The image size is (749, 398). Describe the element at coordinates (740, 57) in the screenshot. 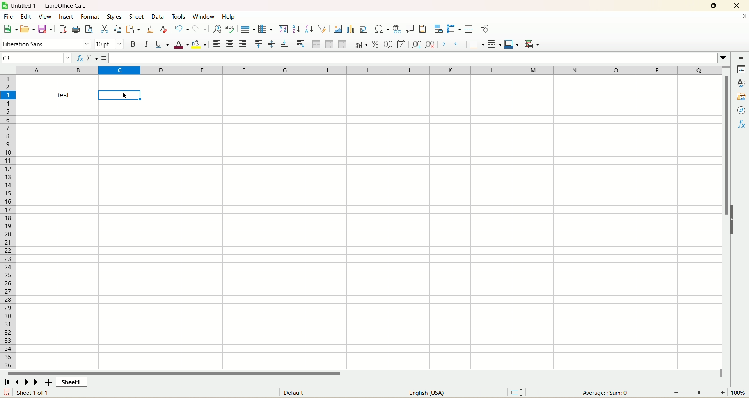

I see `sidebar menu` at that location.